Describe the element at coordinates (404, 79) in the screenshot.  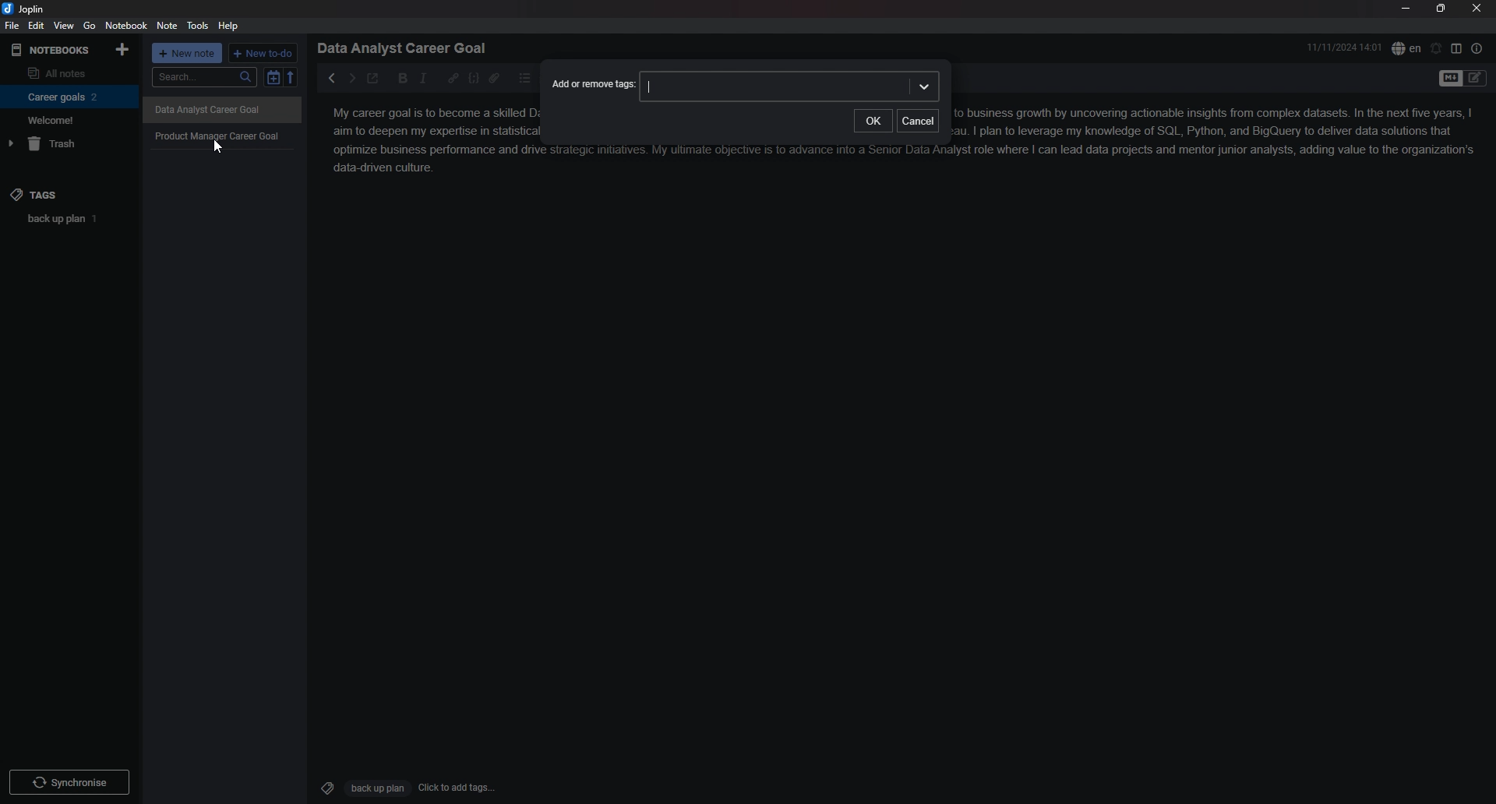
I see `bold` at that location.